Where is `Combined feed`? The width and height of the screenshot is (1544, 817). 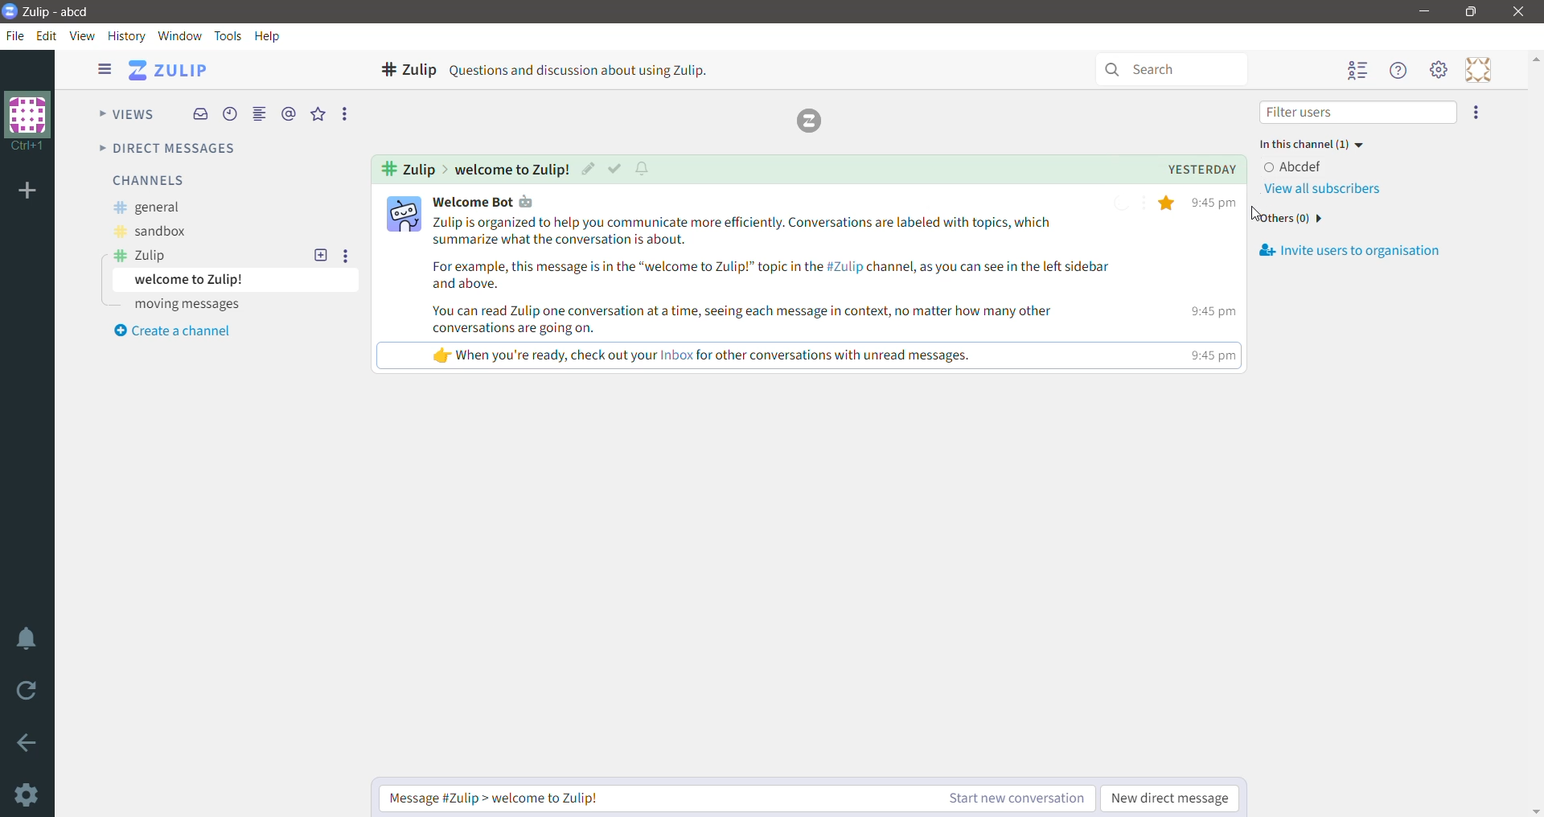
Combined feed is located at coordinates (259, 114).